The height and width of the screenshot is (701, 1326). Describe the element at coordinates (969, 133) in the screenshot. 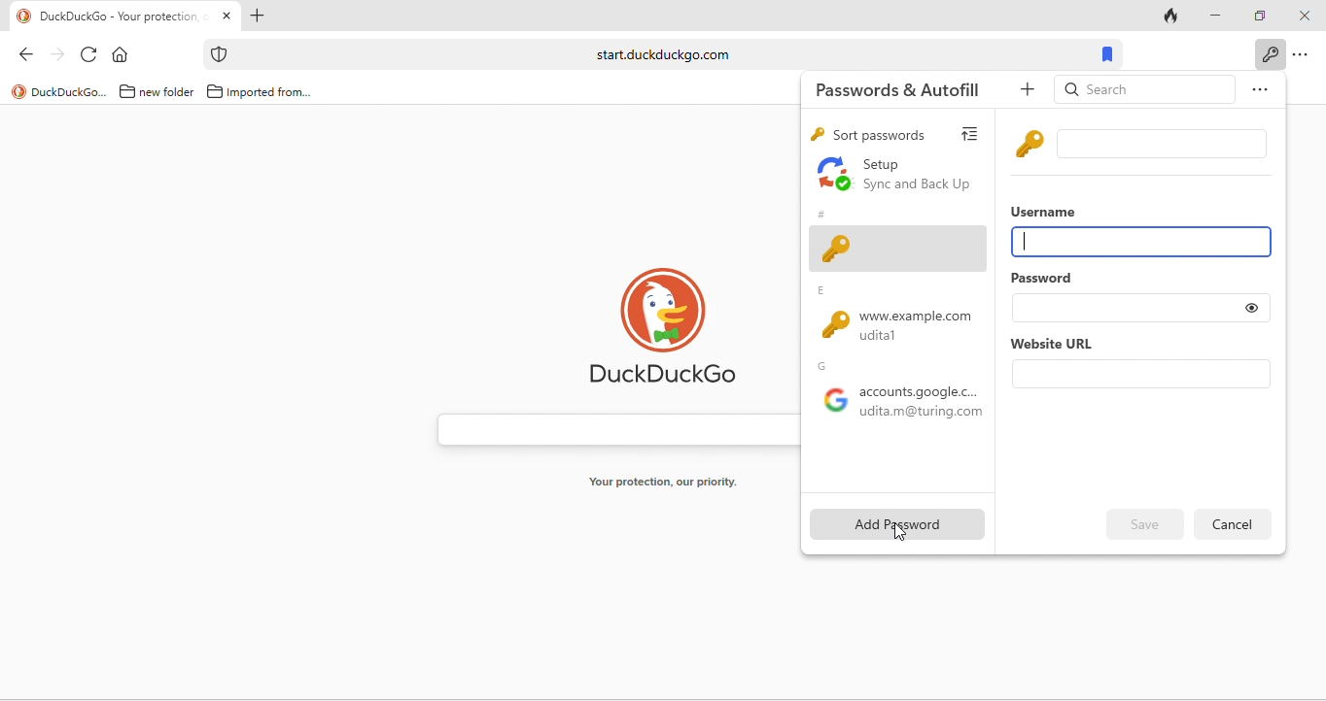

I see `view` at that location.